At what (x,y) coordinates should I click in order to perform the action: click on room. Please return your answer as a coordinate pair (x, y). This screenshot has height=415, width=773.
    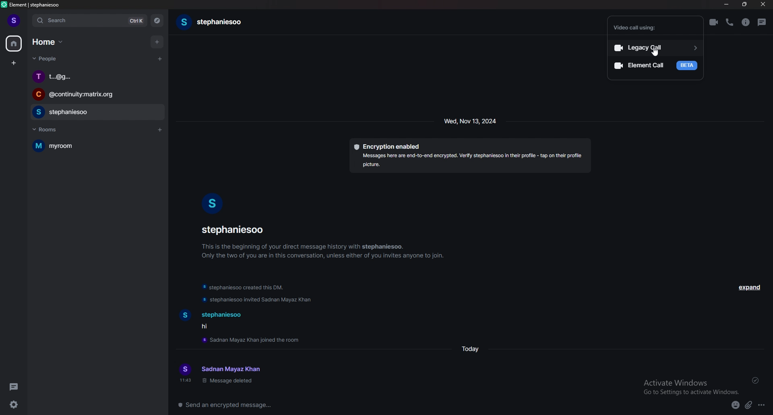
    Looking at the image, I should click on (94, 145).